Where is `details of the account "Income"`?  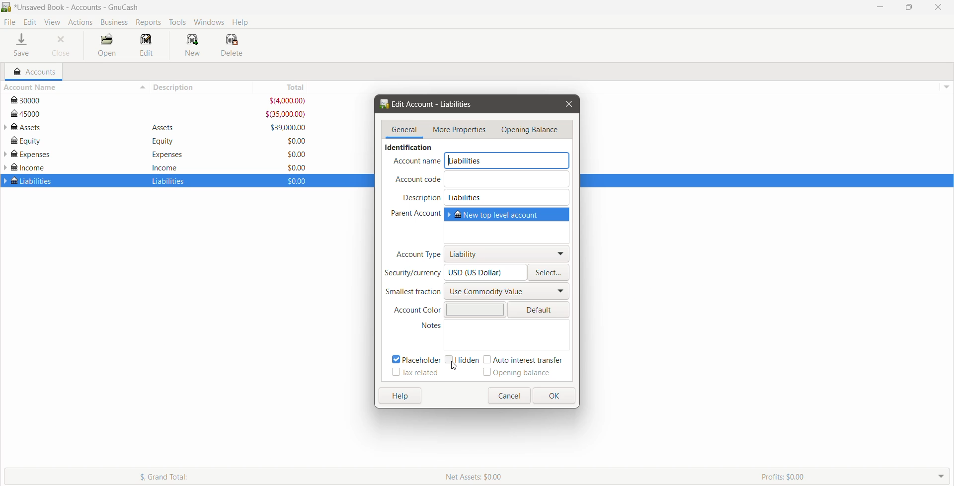
details of the account "Income" is located at coordinates (165, 167).